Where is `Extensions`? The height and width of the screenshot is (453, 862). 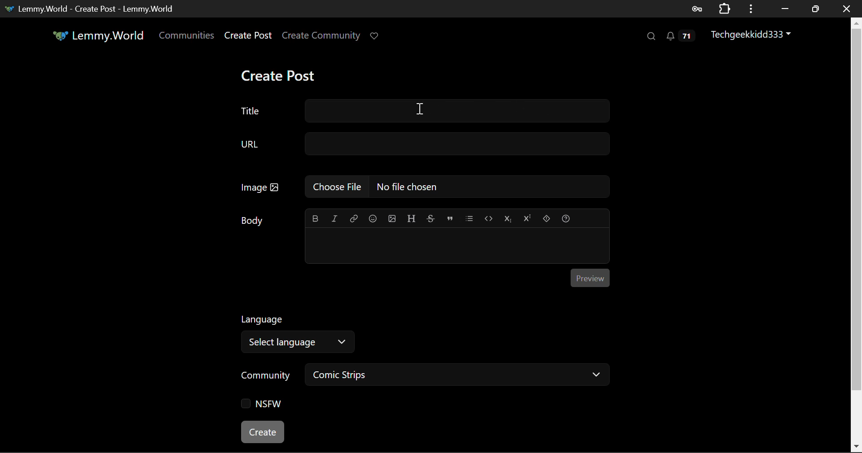
Extensions is located at coordinates (724, 9).